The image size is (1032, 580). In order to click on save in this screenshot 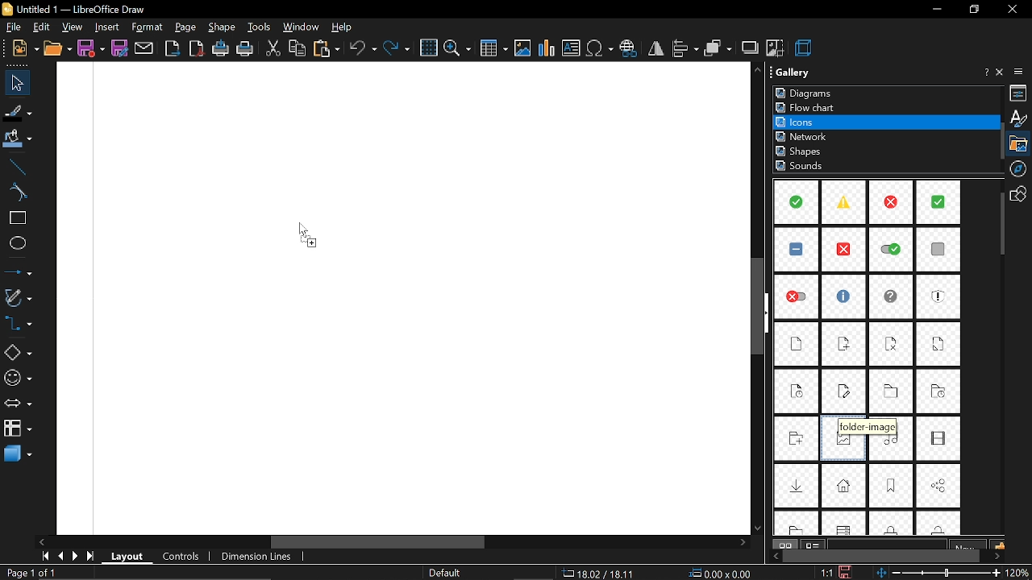, I will do `click(846, 572)`.